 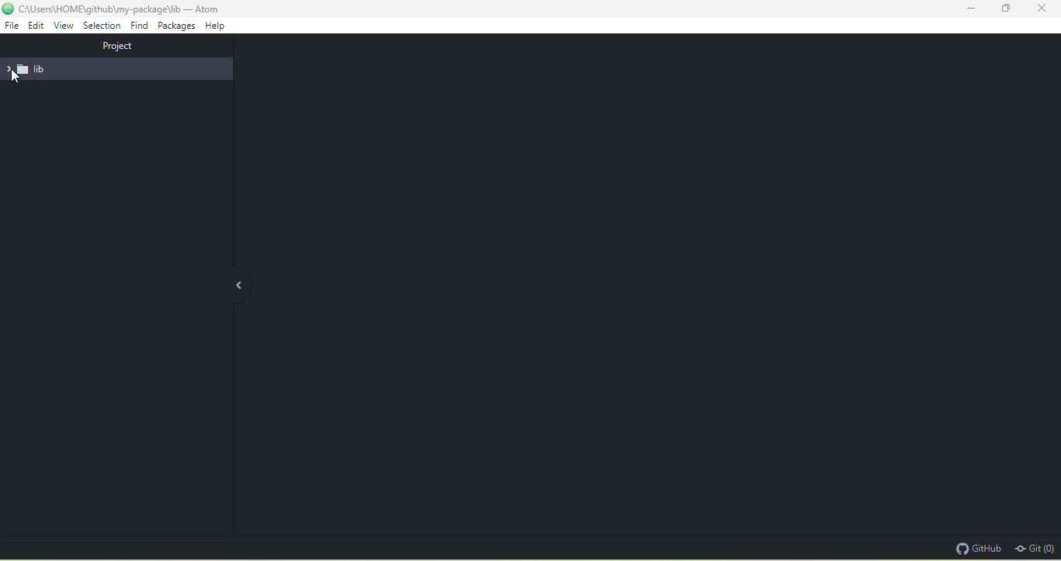 What do you see at coordinates (177, 27) in the screenshot?
I see `packages` at bounding box center [177, 27].